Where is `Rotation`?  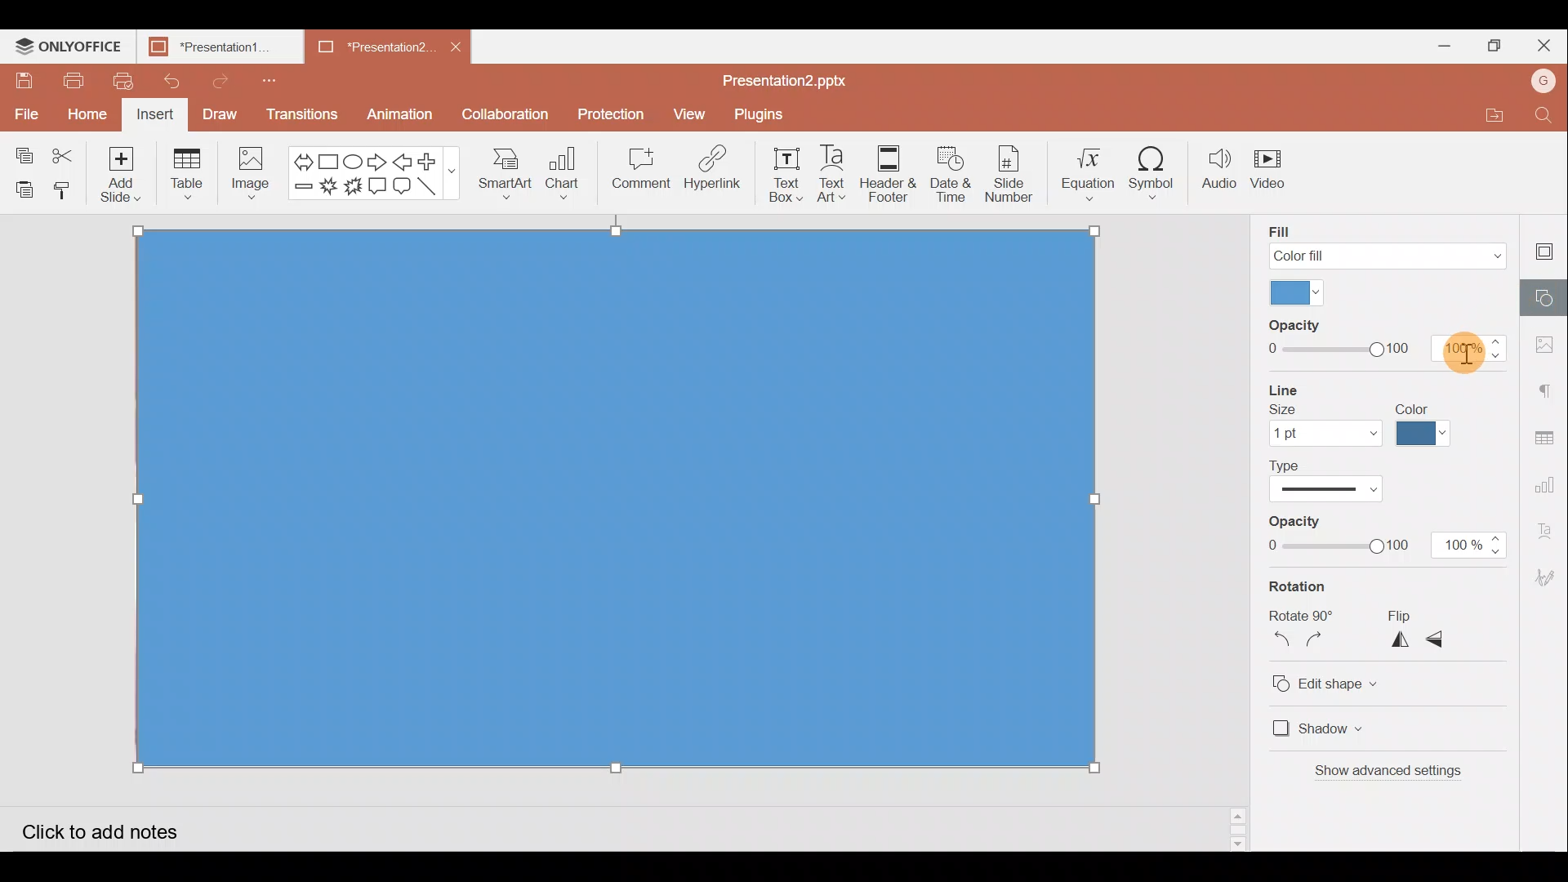
Rotation is located at coordinates (1308, 588).